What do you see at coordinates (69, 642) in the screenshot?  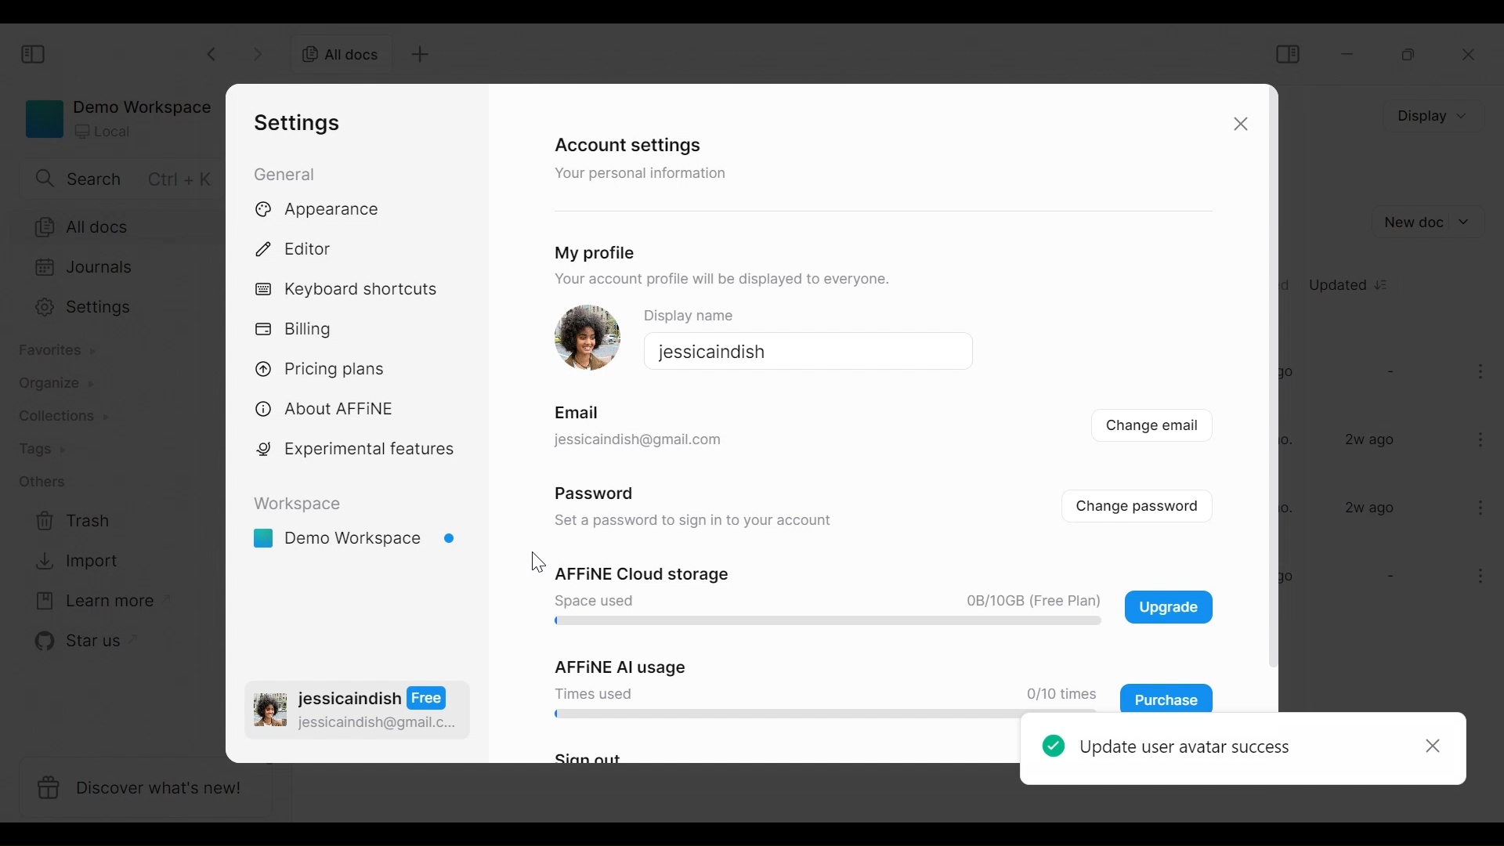 I see `Star us` at bounding box center [69, 642].